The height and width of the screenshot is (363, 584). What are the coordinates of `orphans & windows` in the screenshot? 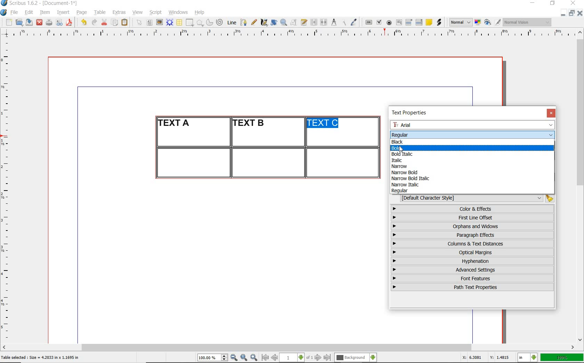 It's located at (472, 227).